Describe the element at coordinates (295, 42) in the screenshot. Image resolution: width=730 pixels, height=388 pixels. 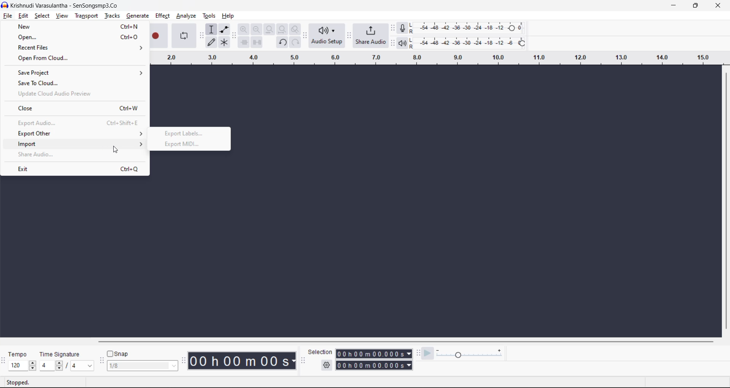
I see `redo` at that location.